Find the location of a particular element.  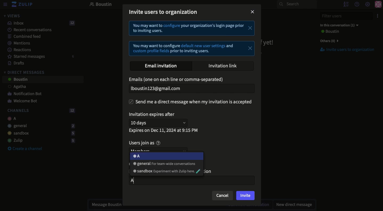

Expires on data is located at coordinates (164, 130).